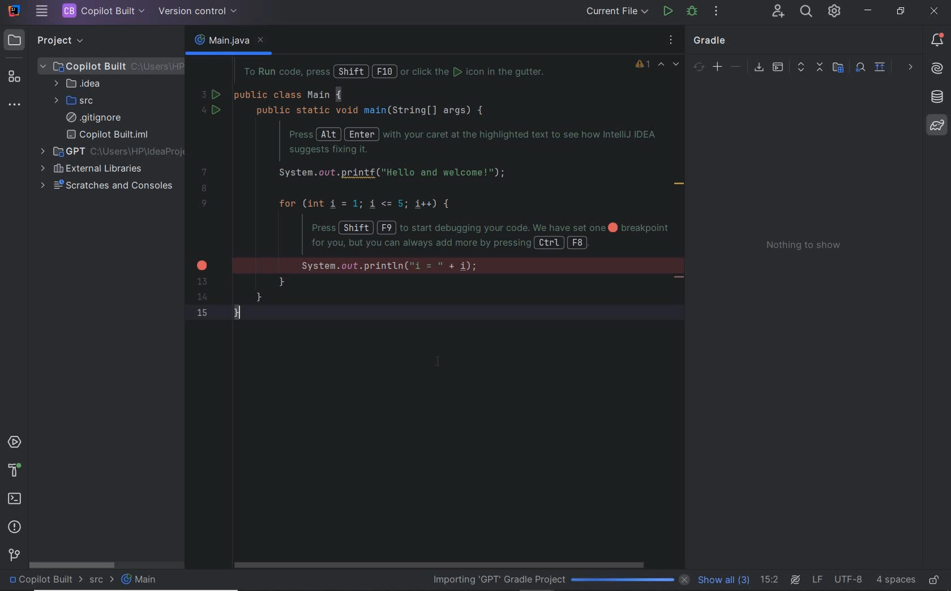 This screenshot has height=591, width=951. Describe the element at coordinates (15, 527) in the screenshot. I see `problems` at that location.